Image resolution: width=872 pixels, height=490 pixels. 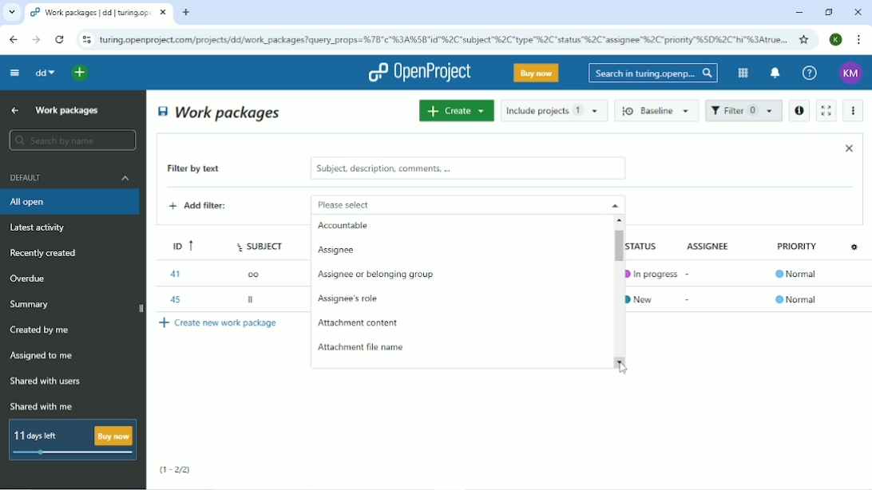 I want to click on Help, so click(x=810, y=73).